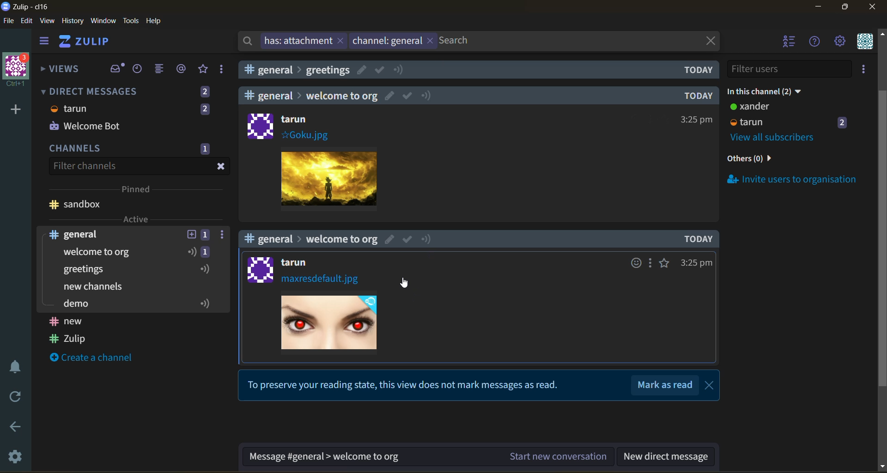 The image size is (887, 473). Describe the element at coordinates (64, 69) in the screenshot. I see `views` at that location.